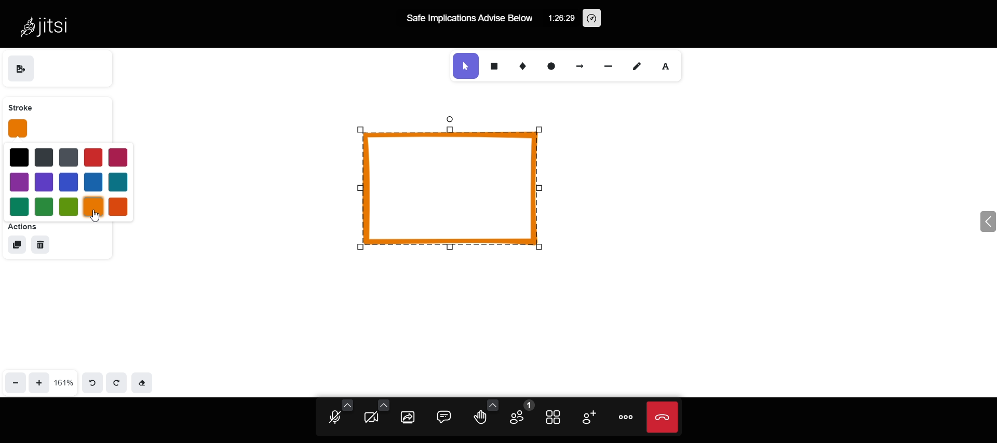 Image resolution: width=997 pixels, height=443 pixels. What do you see at coordinates (465, 65) in the screenshot?
I see `selection` at bounding box center [465, 65].